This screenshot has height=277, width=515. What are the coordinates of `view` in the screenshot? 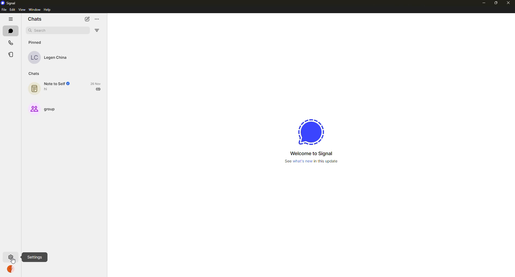 It's located at (21, 9).